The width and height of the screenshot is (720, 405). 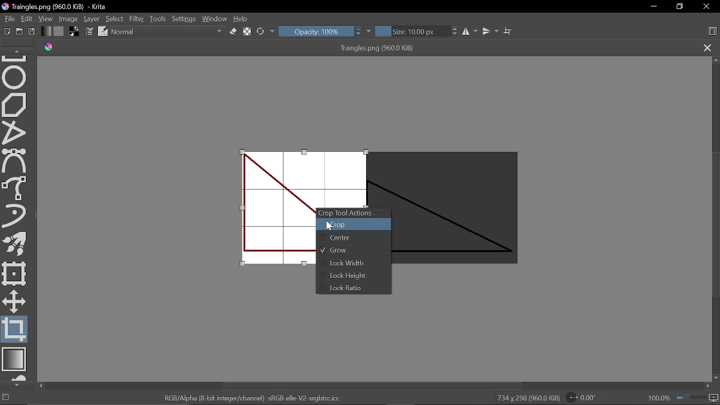 I want to click on Close tab, so click(x=708, y=48).